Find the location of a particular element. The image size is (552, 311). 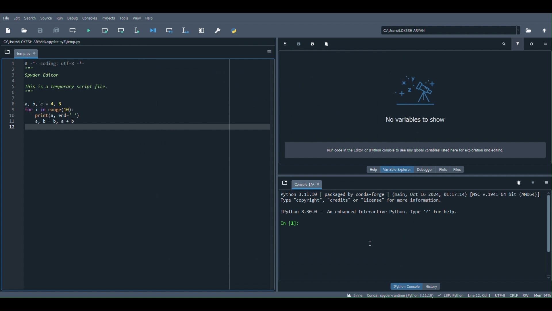

Run file (F5) is located at coordinates (89, 31).